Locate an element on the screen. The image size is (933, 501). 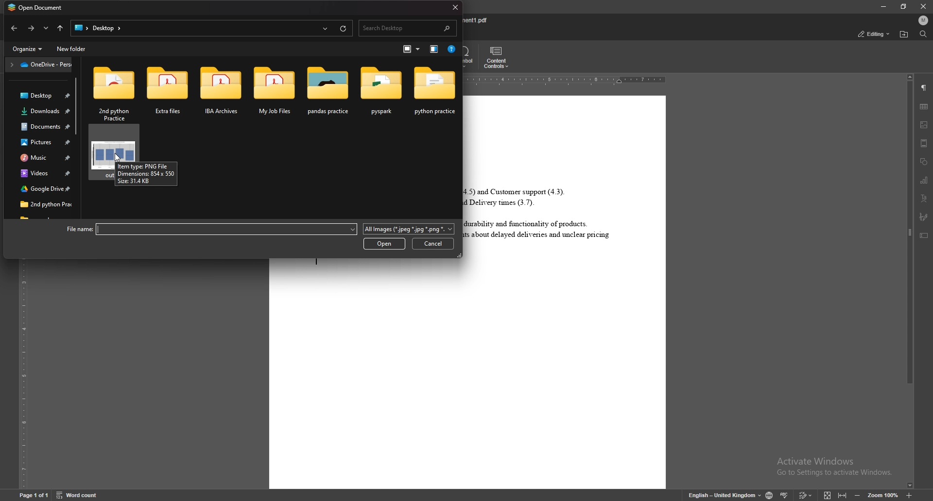
close is located at coordinates (922, 6).